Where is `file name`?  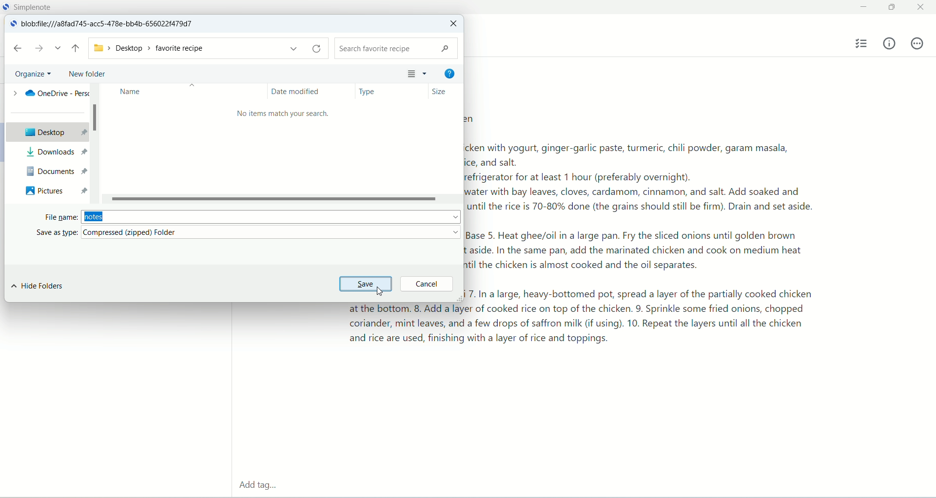
file name is located at coordinates (253, 215).